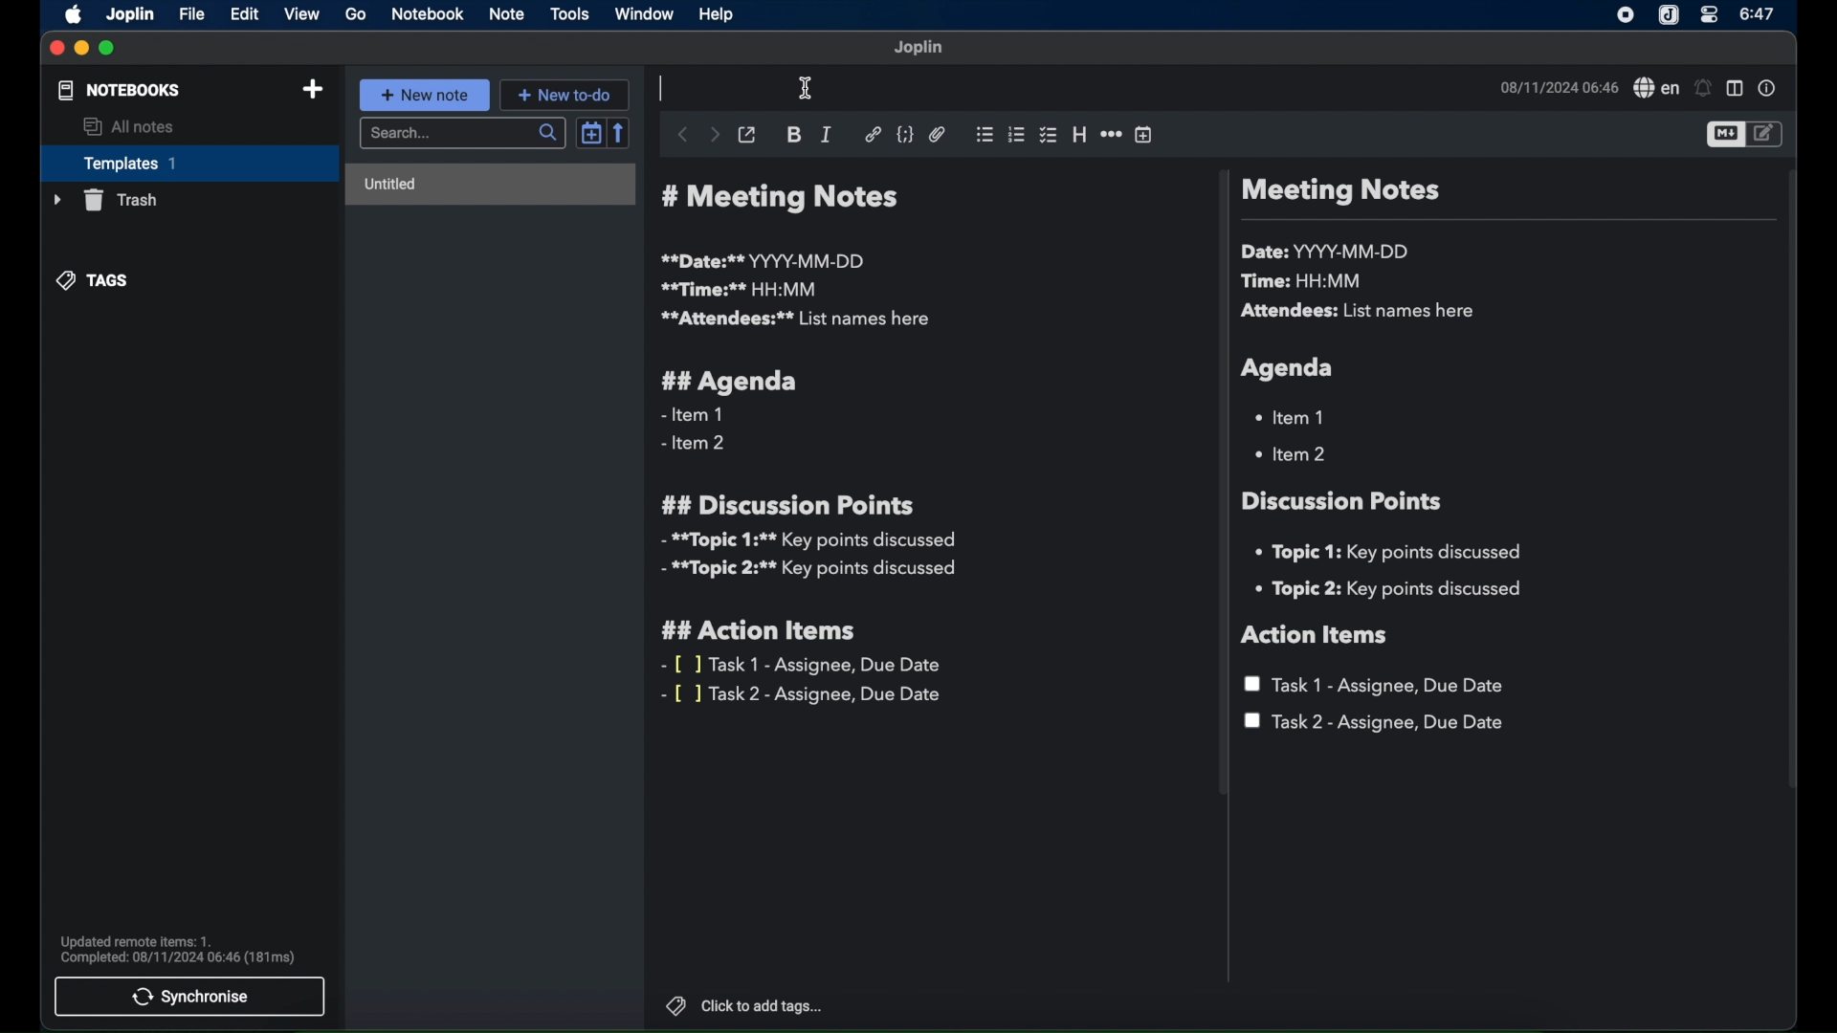  What do you see at coordinates (1793, 492) in the screenshot?
I see `scroll bar` at bounding box center [1793, 492].